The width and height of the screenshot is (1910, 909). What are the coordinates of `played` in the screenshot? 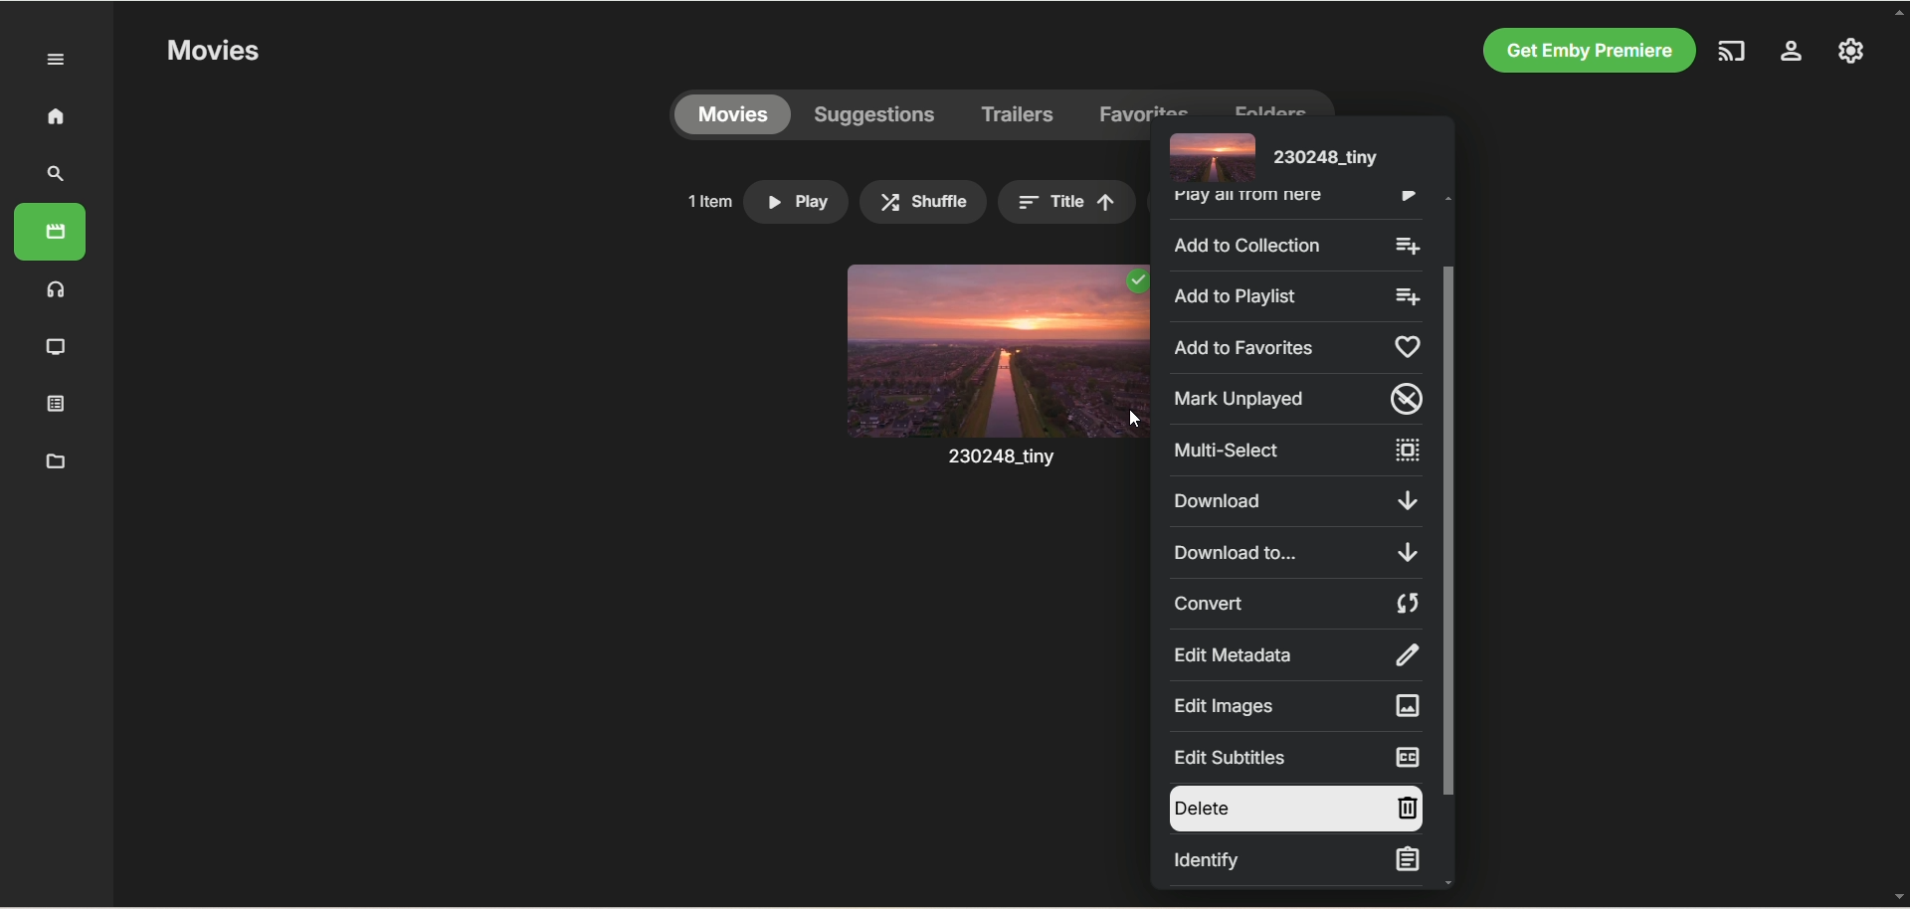 It's located at (1135, 281).